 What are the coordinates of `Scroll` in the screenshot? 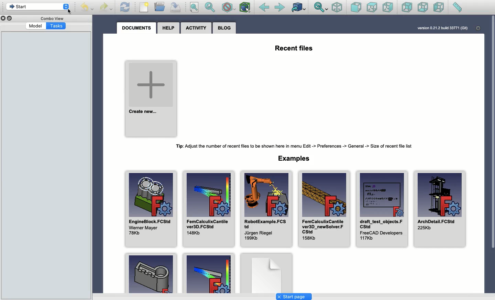 It's located at (492, 154).